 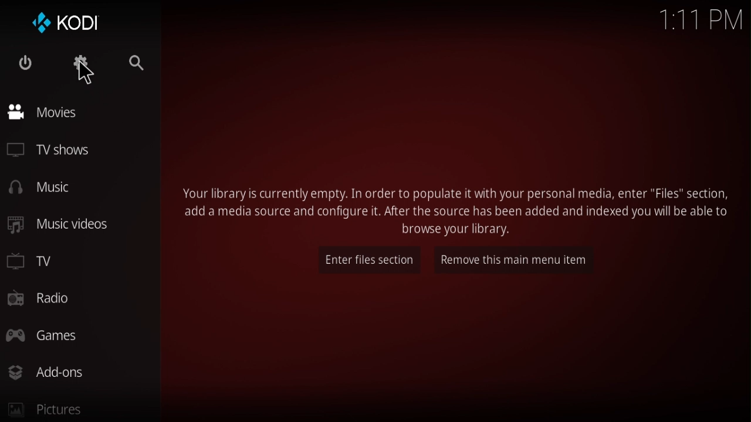 I want to click on remove the main item, so click(x=525, y=261).